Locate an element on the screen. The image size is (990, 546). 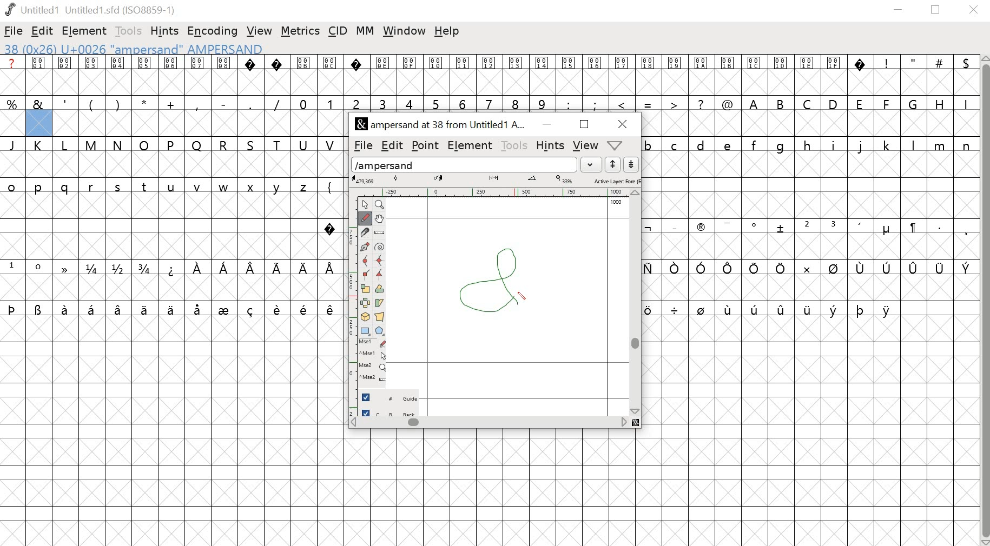
001E is located at coordinates (807, 74).